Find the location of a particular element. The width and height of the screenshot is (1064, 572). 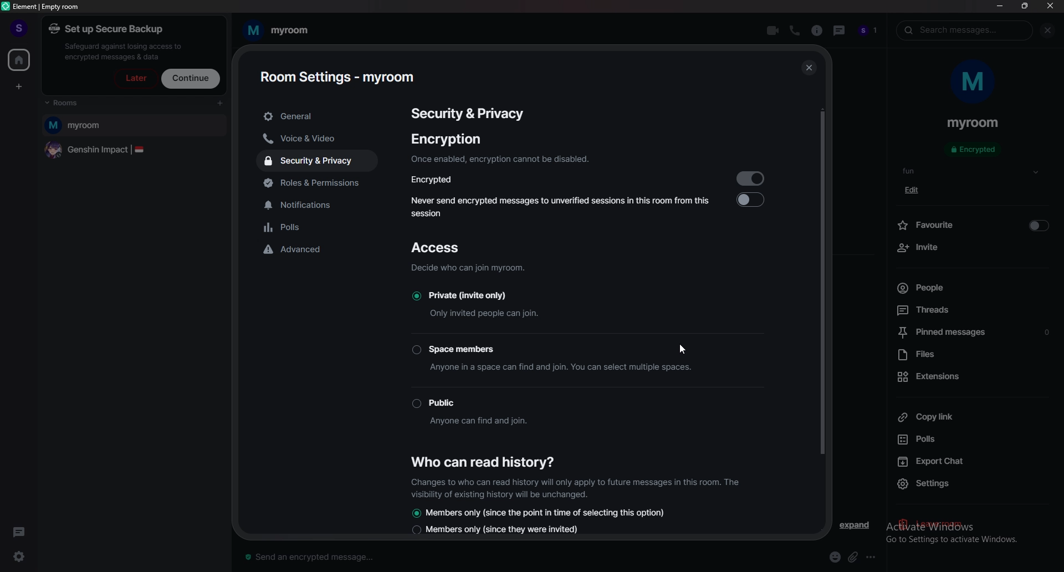

extensions is located at coordinates (972, 378).